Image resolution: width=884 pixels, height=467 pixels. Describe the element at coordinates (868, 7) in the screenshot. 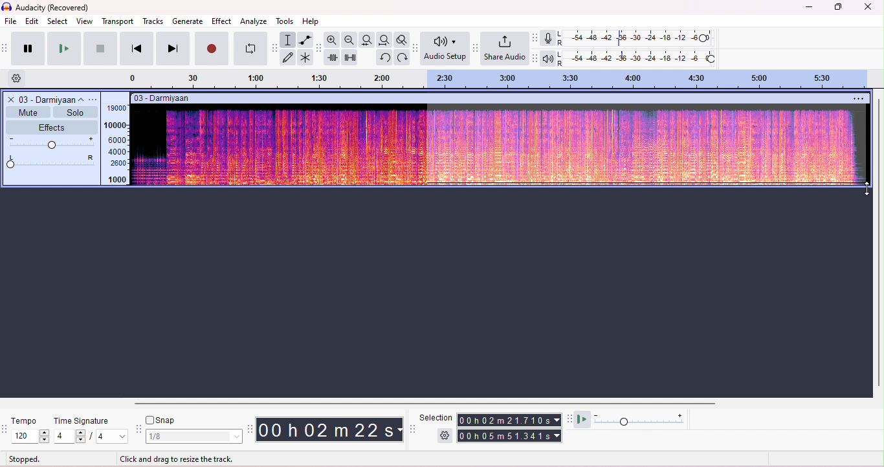

I see `close` at that location.